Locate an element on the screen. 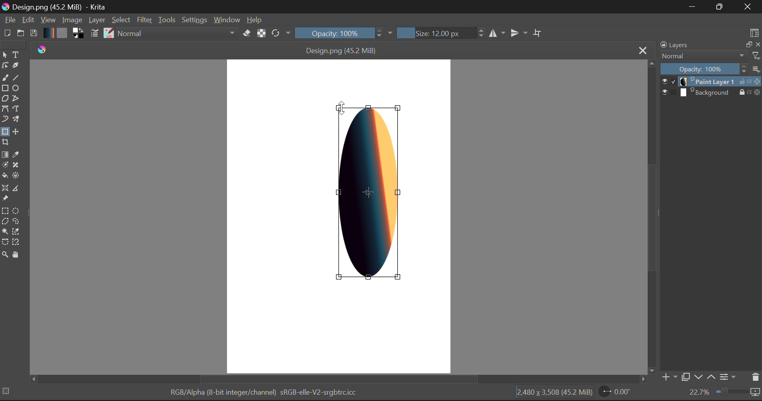 The width and height of the screenshot is (762, 401). Choose Workspace is located at coordinates (754, 31).